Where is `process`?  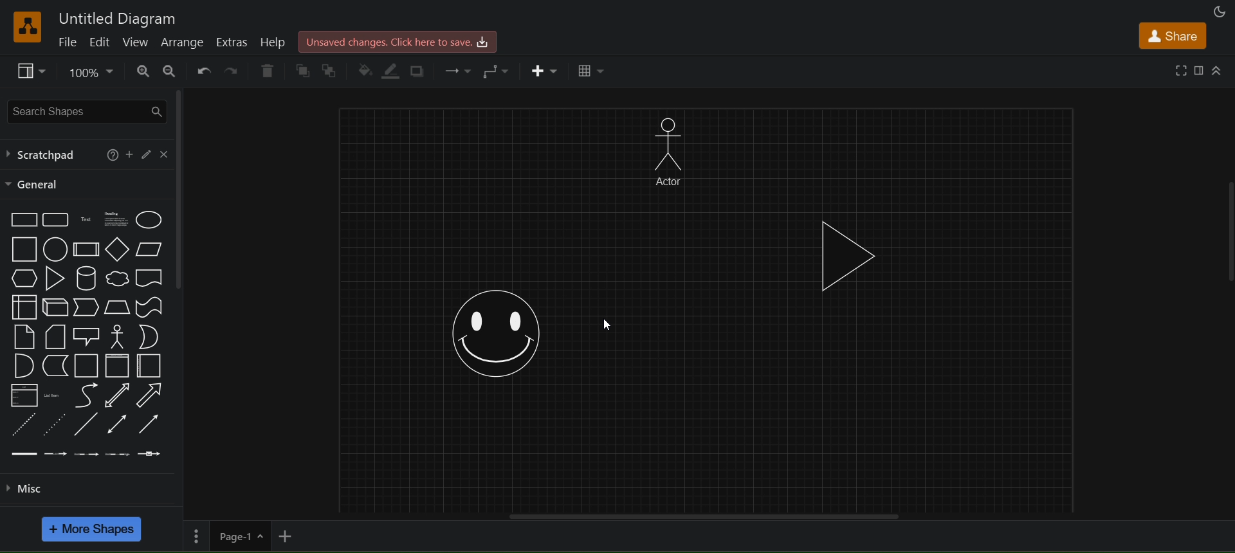
process is located at coordinates (84, 249).